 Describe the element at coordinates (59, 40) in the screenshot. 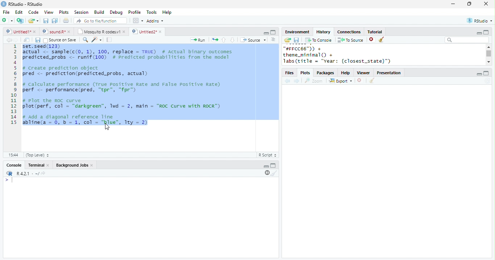

I see `Source on Save` at that location.